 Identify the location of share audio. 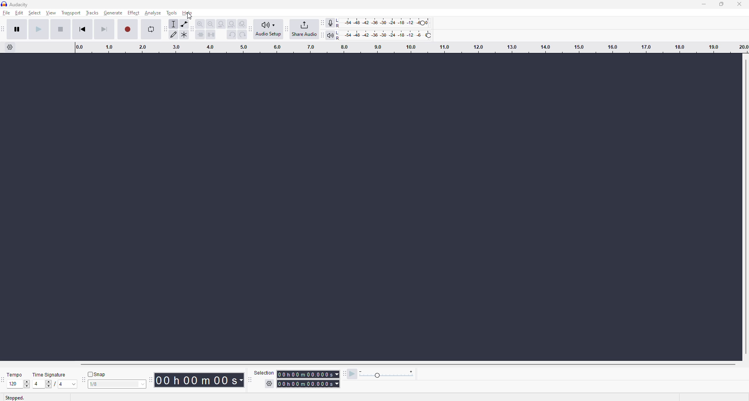
(304, 30).